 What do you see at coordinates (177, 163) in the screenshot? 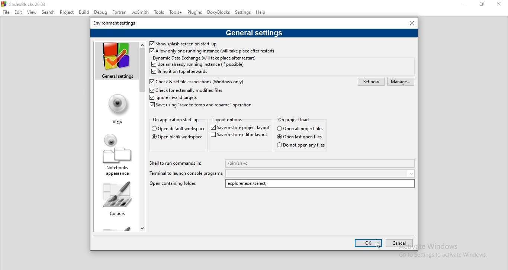
I see `Shell to run commands in` at bounding box center [177, 163].